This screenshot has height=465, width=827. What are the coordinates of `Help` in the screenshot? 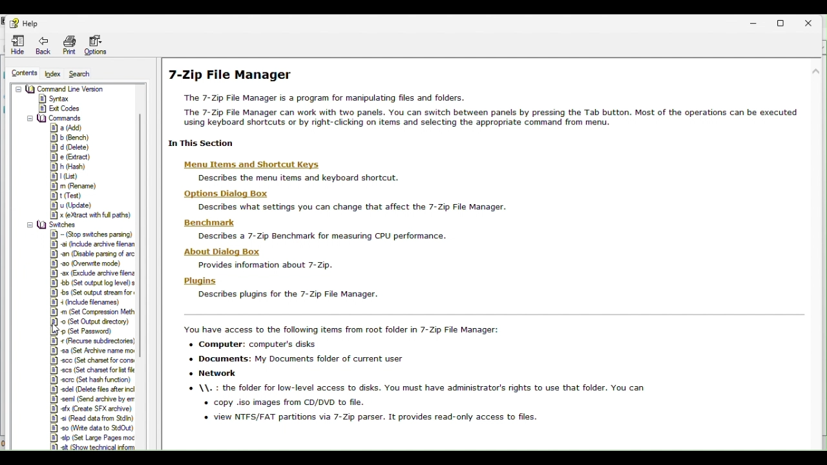 It's located at (25, 21).